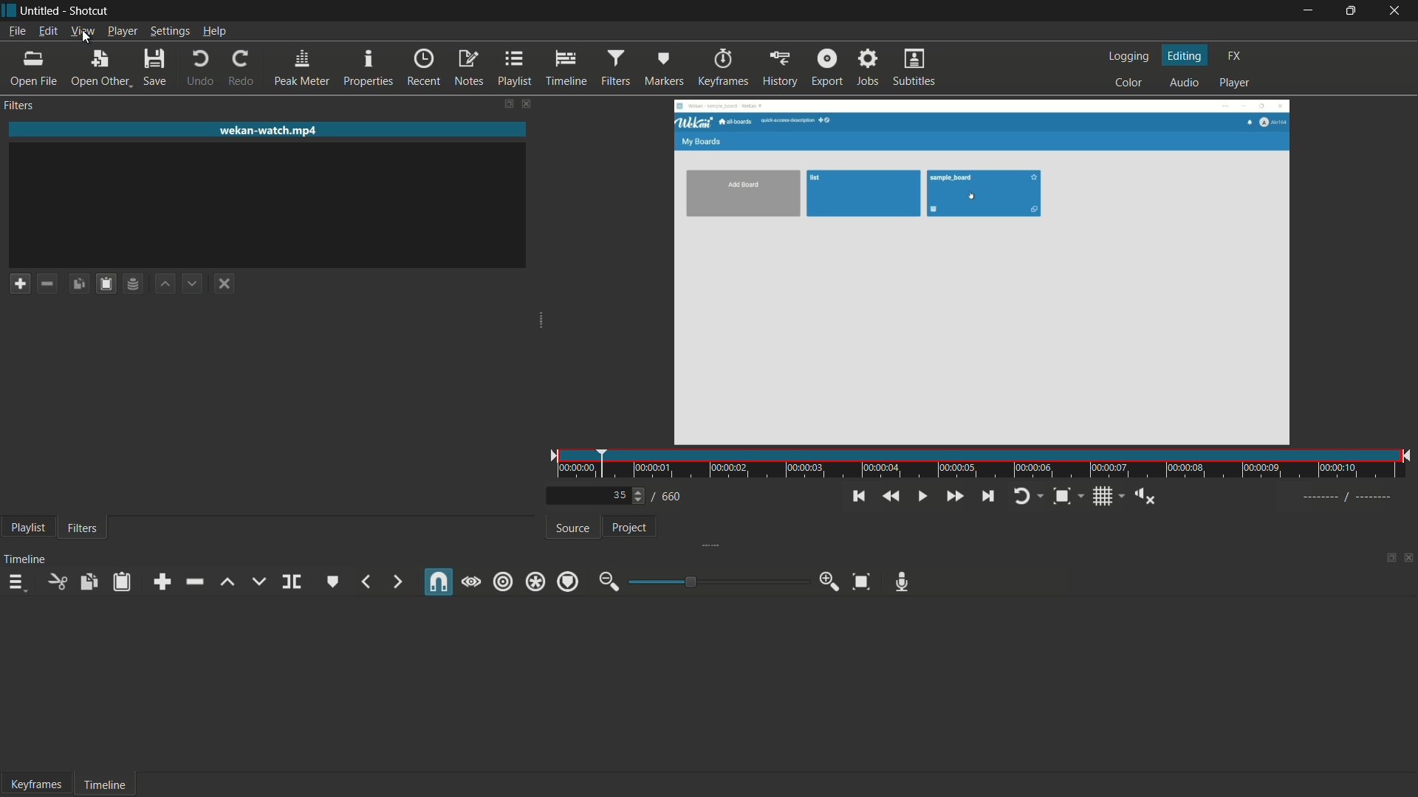 This screenshot has height=797, width=1418. What do you see at coordinates (194, 582) in the screenshot?
I see `ripple delete` at bounding box center [194, 582].